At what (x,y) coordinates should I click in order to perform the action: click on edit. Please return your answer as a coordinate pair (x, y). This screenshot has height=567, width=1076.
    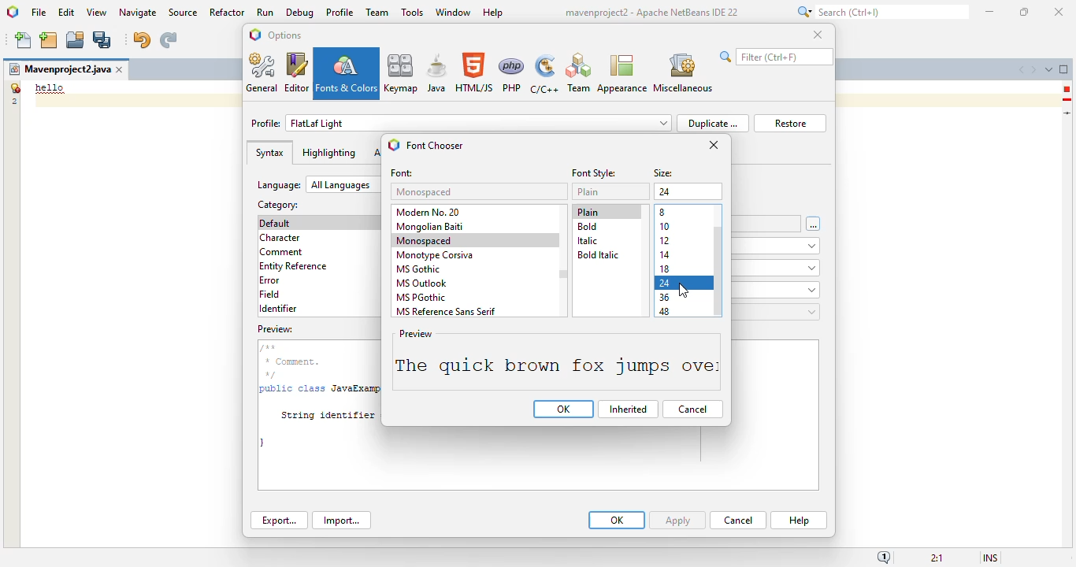
    Looking at the image, I should click on (67, 12).